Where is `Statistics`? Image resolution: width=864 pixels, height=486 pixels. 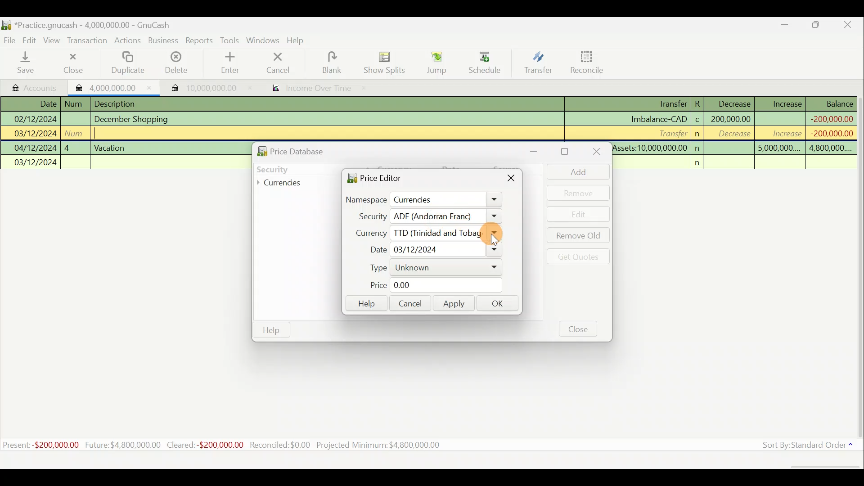 Statistics is located at coordinates (237, 445).